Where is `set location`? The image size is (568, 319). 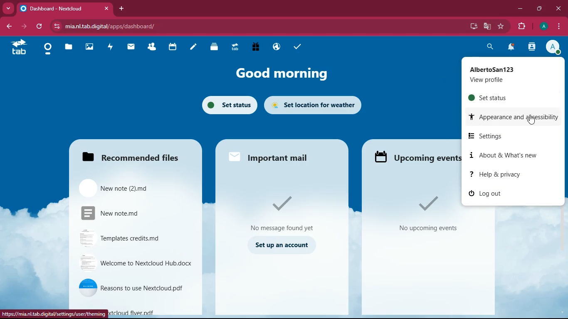 set location is located at coordinates (313, 105).